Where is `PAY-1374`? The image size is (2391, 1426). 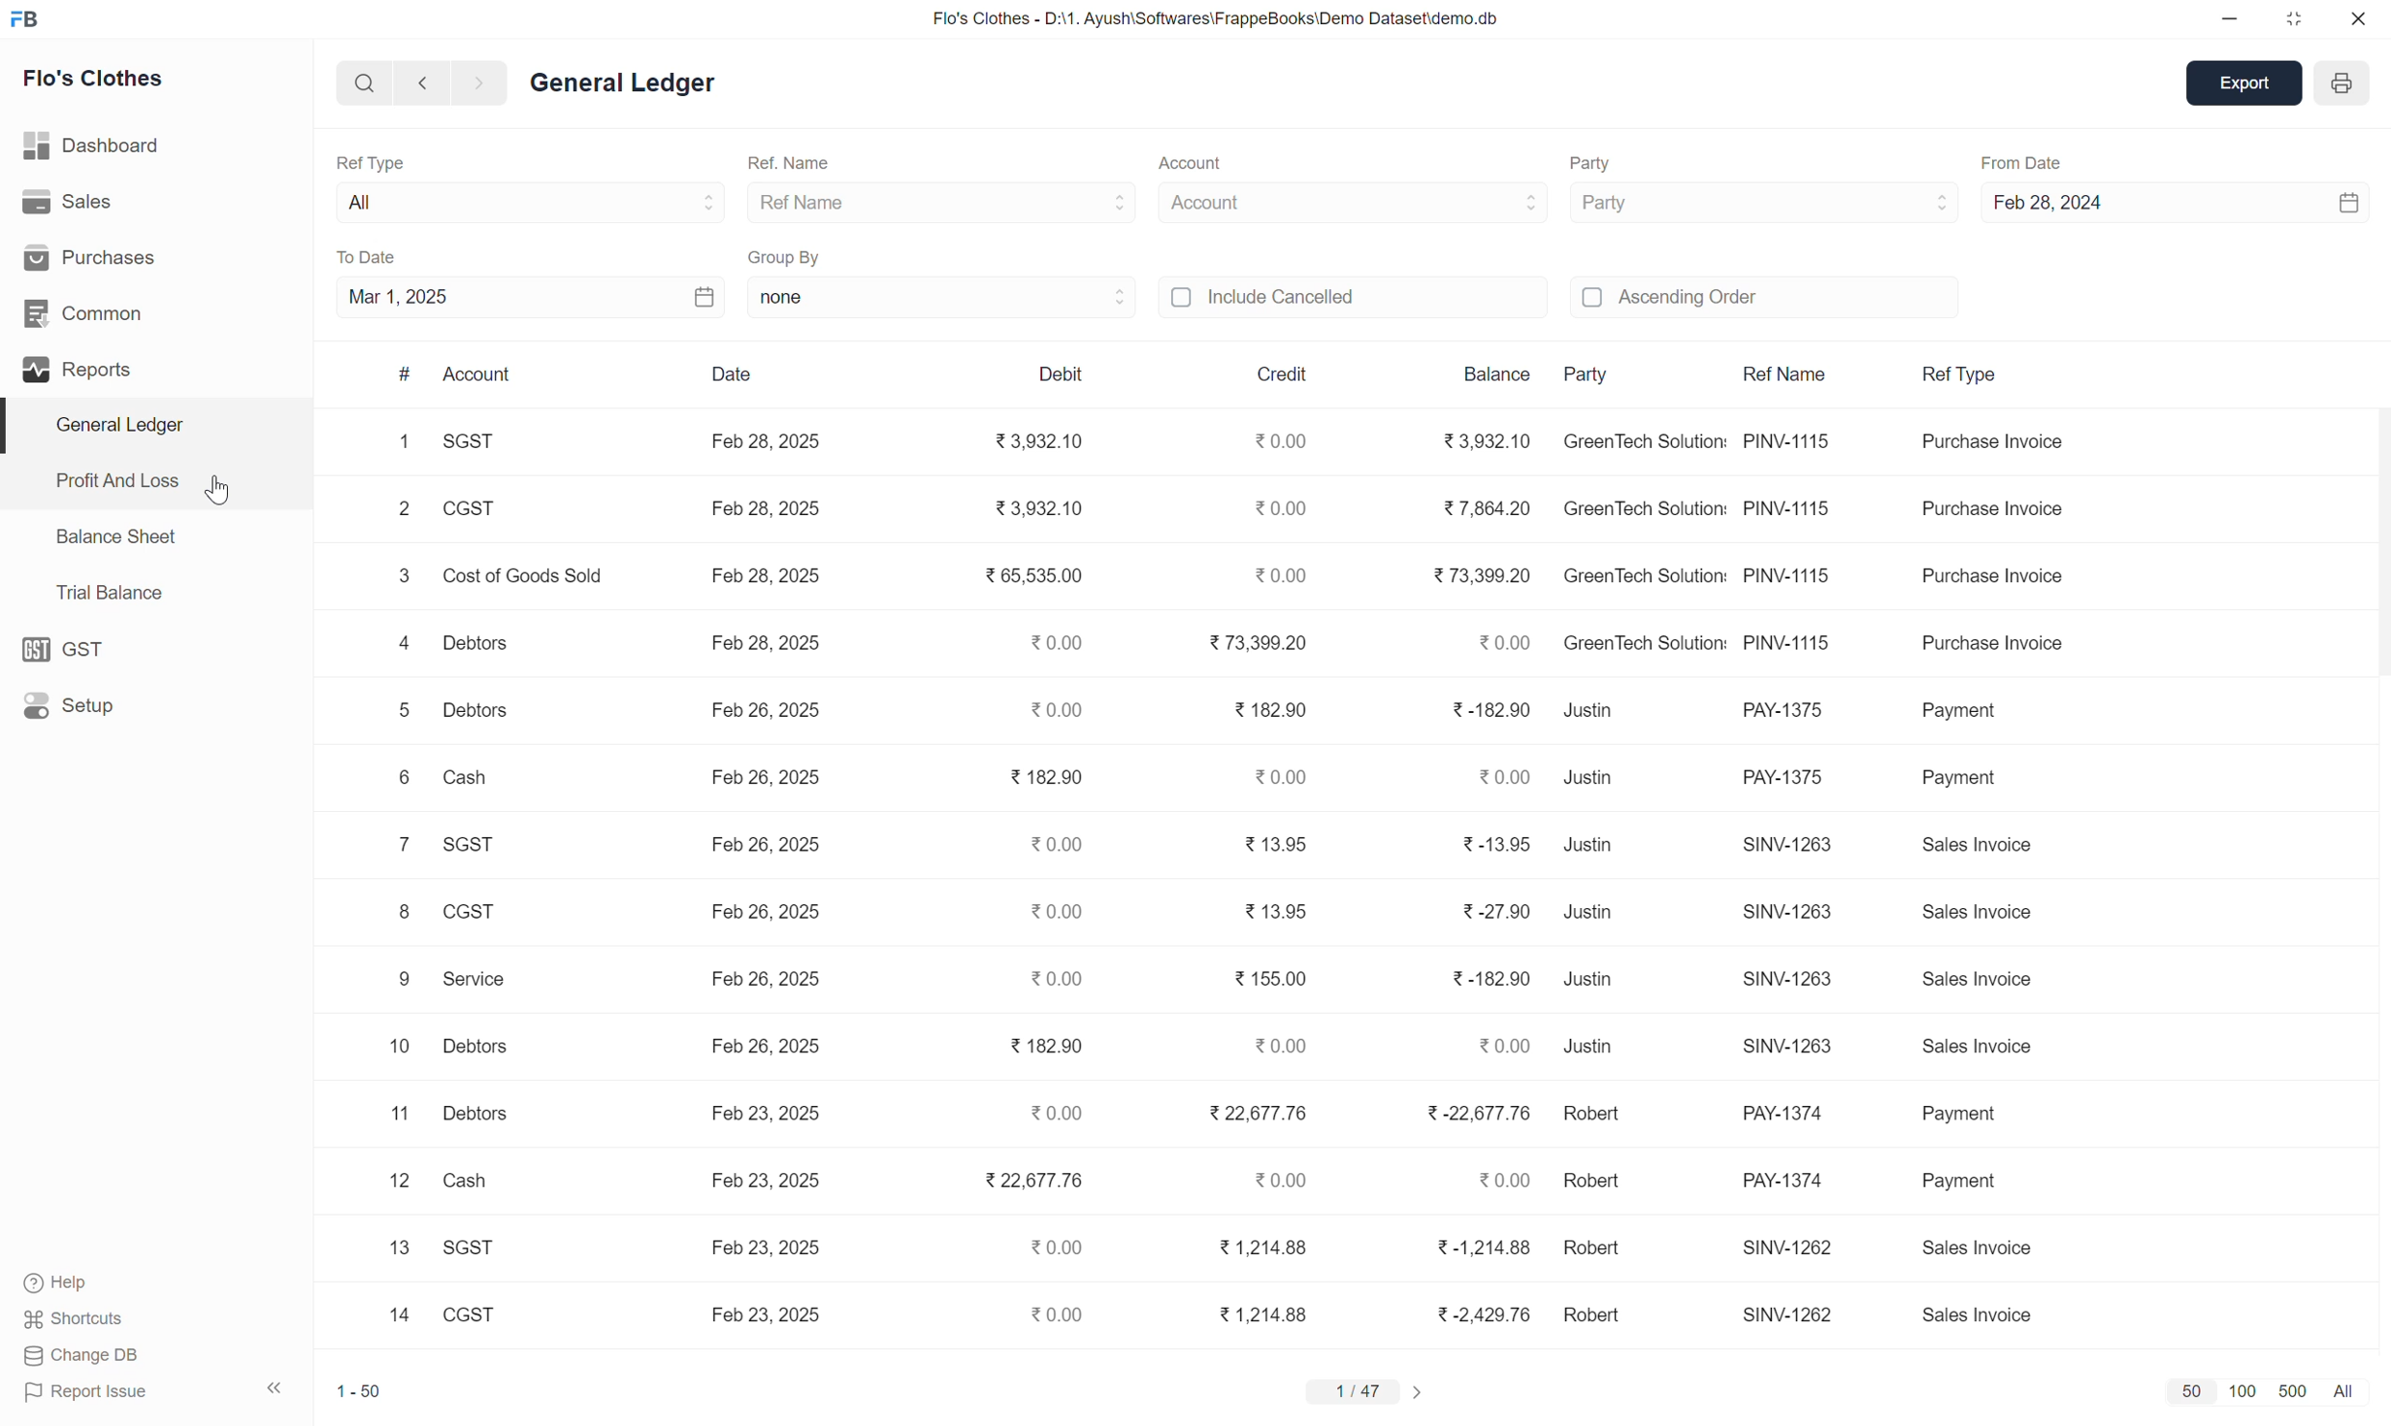
PAY-1374 is located at coordinates (1785, 1184).